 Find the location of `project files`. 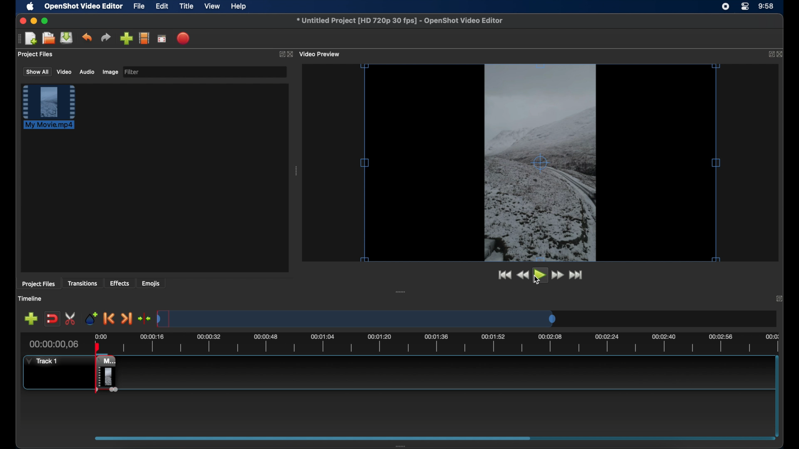

project files is located at coordinates (36, 54).